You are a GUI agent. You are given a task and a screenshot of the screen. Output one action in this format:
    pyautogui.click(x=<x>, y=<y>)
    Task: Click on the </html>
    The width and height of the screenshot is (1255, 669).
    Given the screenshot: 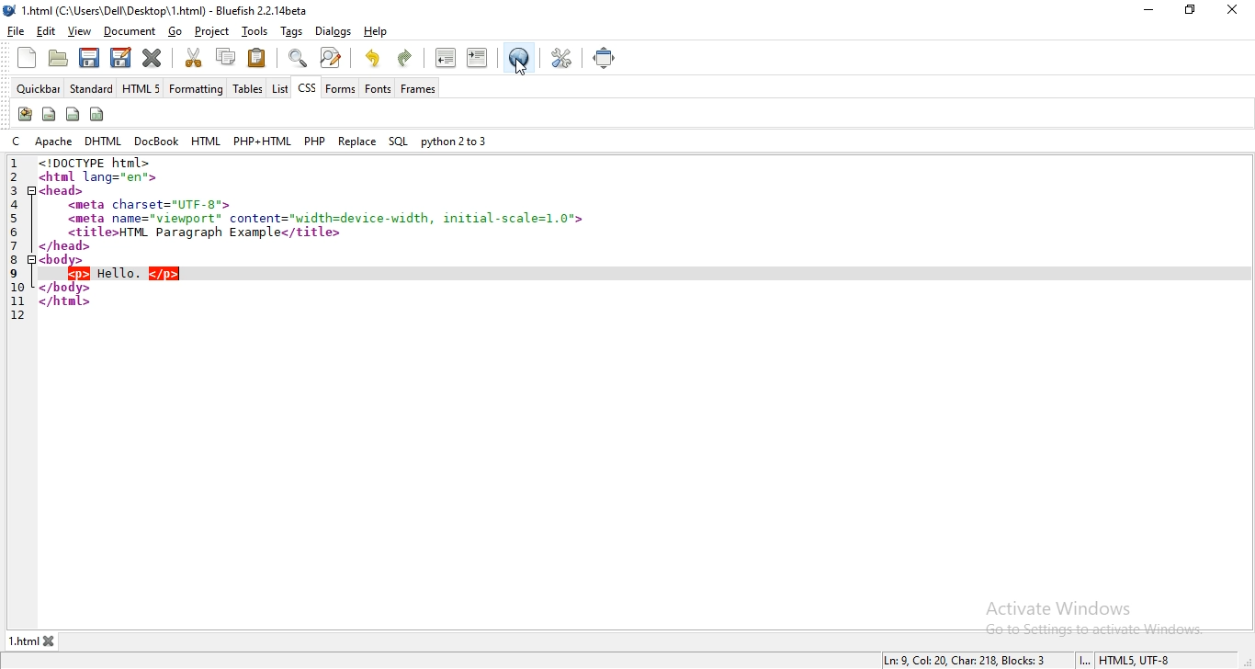 What is the action you would take?
    pyautogui.click(x=64, y=302)
    